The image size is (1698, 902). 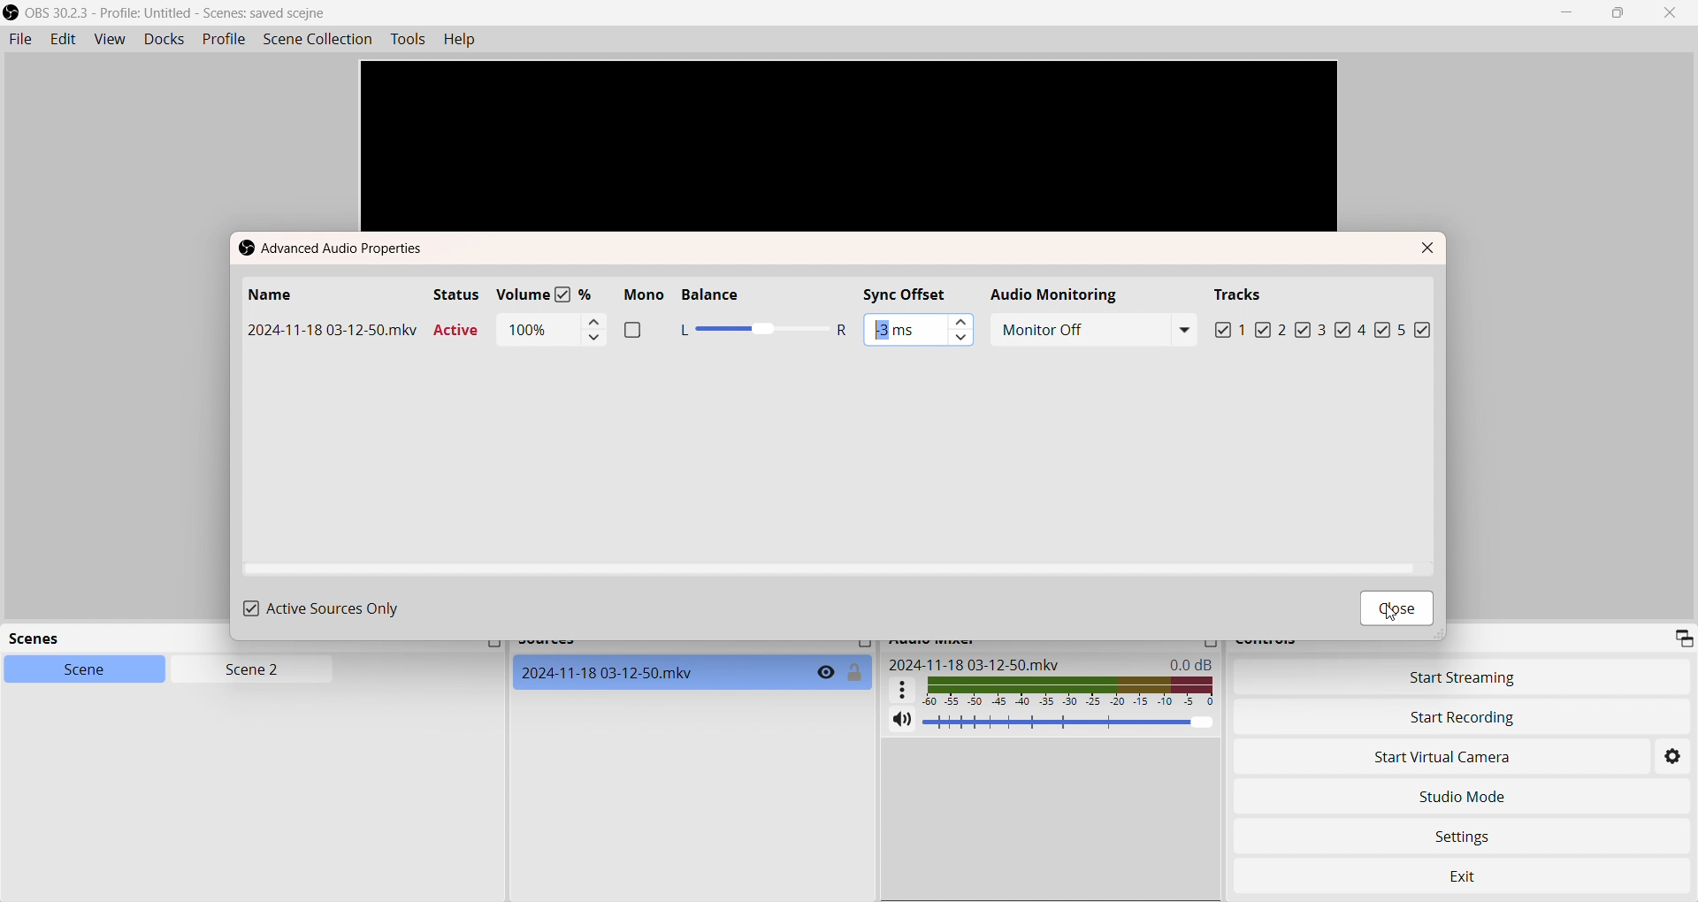 I want to click on Audio graph, so click(x=1053, y=690).